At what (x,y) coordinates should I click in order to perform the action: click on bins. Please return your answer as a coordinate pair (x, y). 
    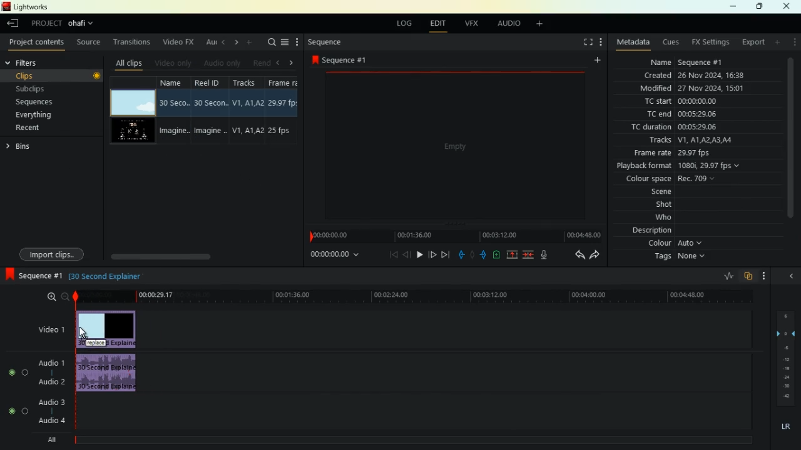
    Looking at the image, I should click on (40, 147).